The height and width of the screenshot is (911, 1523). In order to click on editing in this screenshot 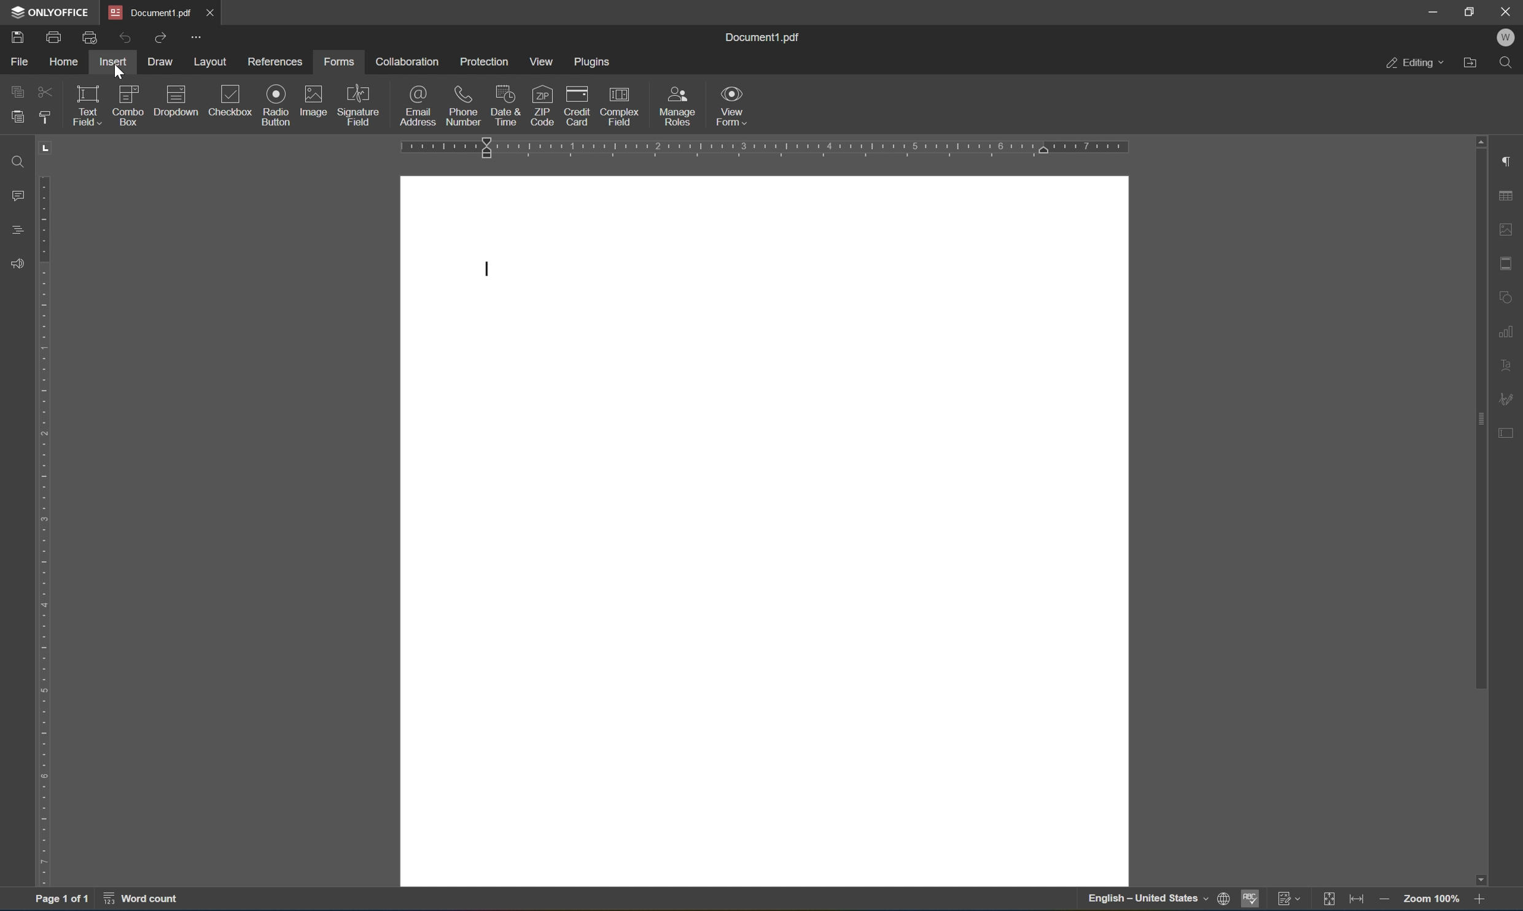, I will do `click(1414, 61)`.